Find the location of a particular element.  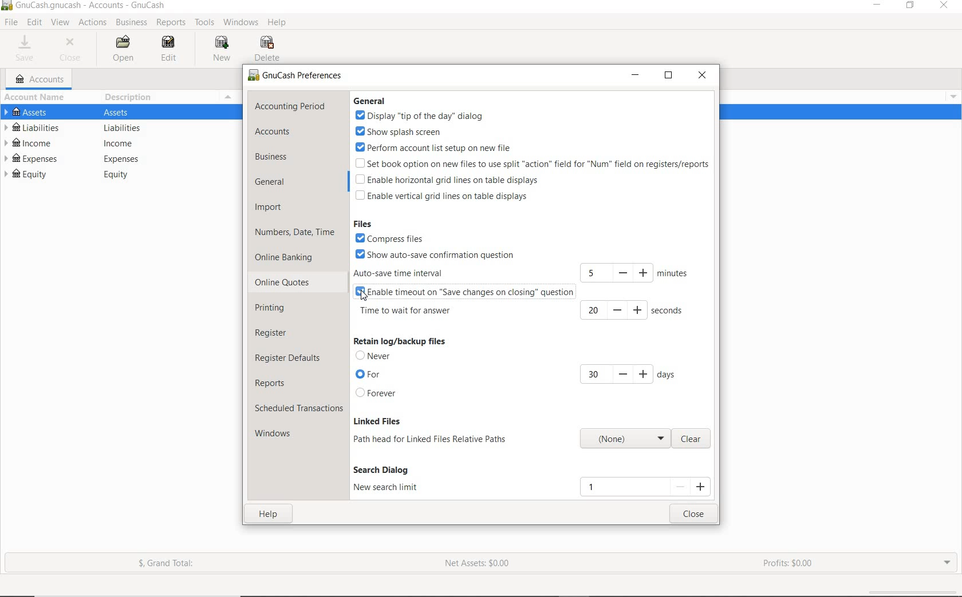

FILE NAME is located at coordinates (84, 5).